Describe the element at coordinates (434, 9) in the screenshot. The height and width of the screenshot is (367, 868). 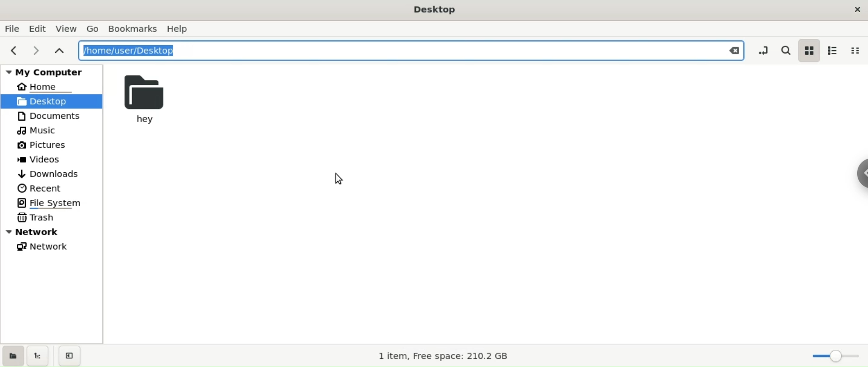
I see `desktop` at that location.